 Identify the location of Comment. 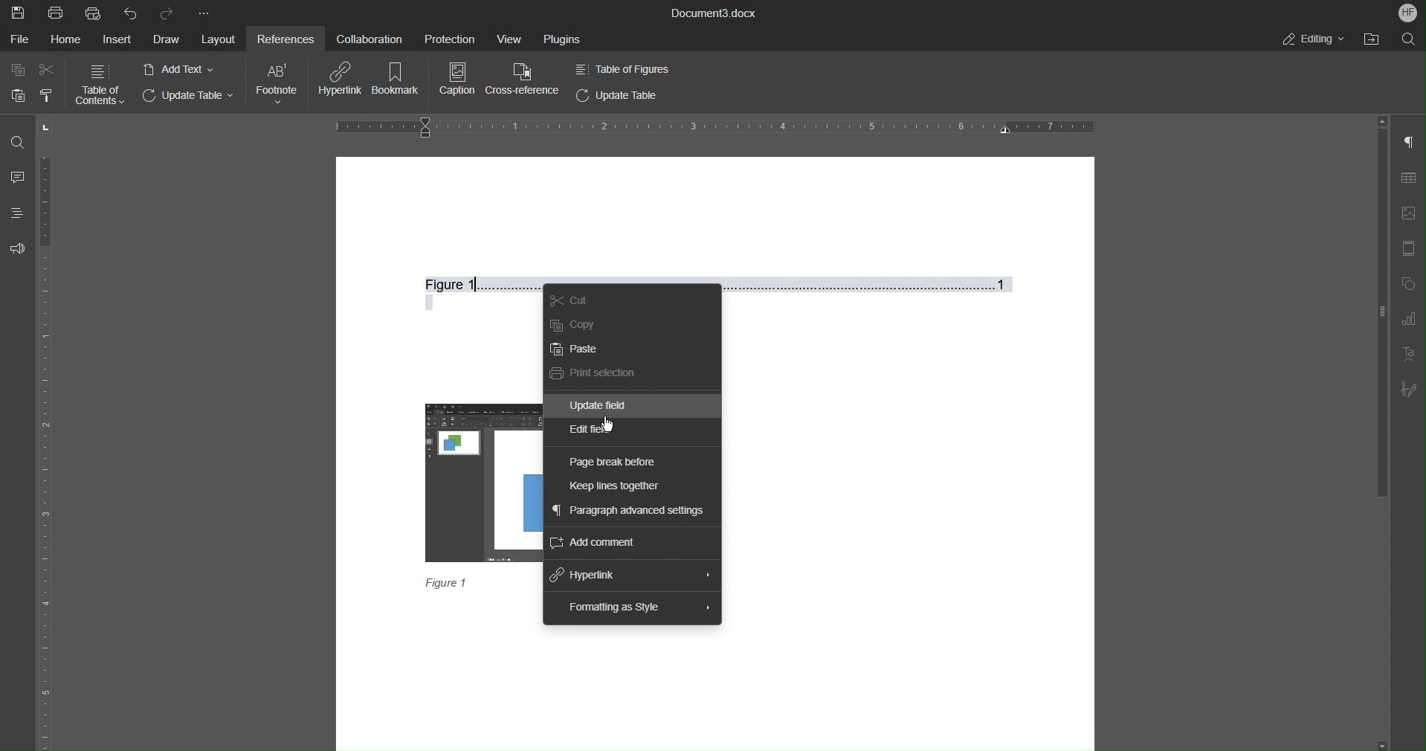
(17, 175).